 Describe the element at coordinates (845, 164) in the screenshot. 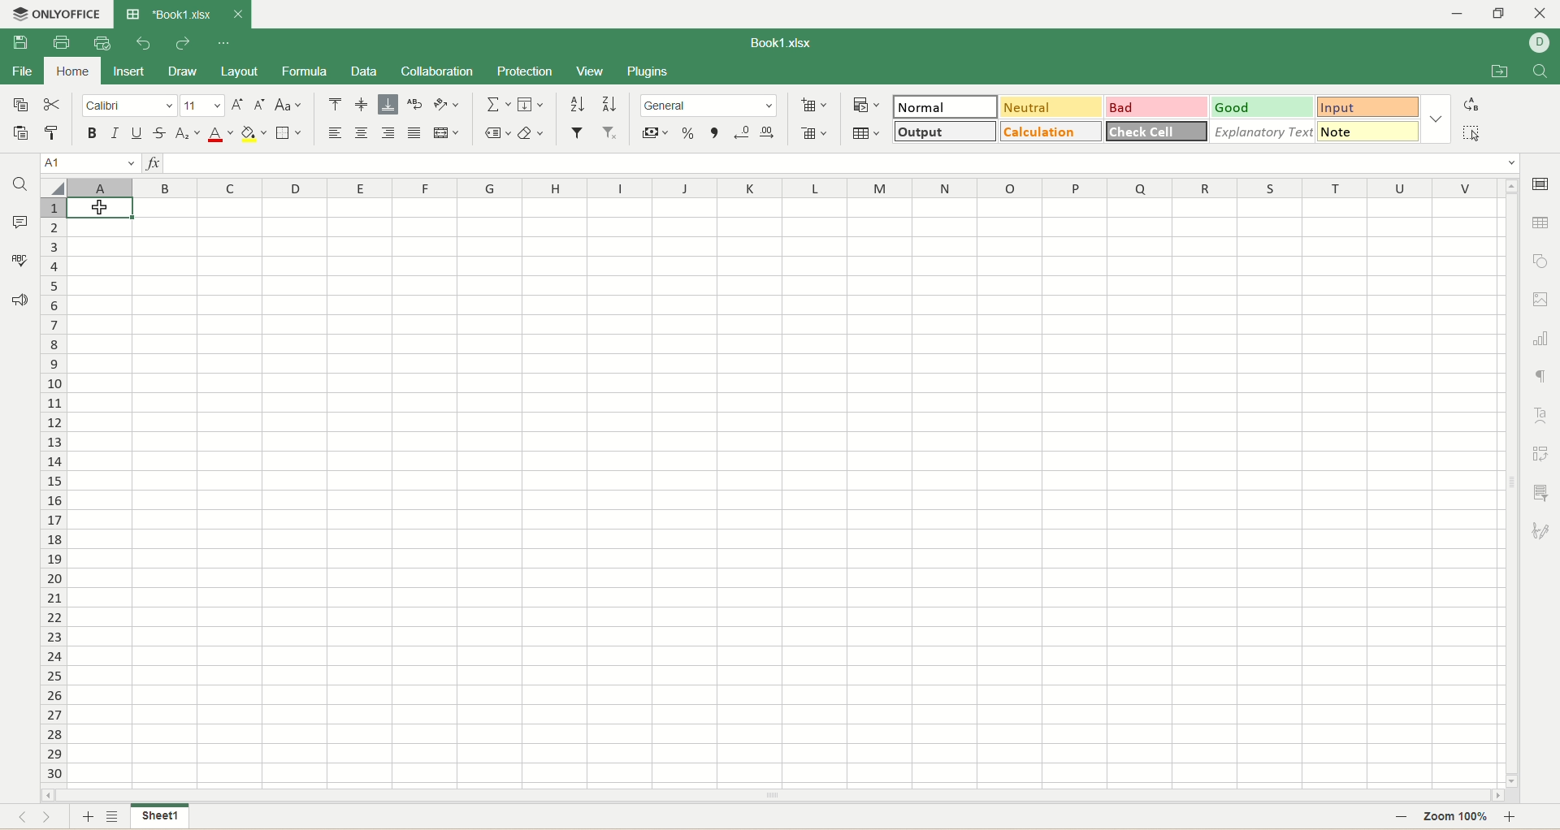

I see `input line` at that location.